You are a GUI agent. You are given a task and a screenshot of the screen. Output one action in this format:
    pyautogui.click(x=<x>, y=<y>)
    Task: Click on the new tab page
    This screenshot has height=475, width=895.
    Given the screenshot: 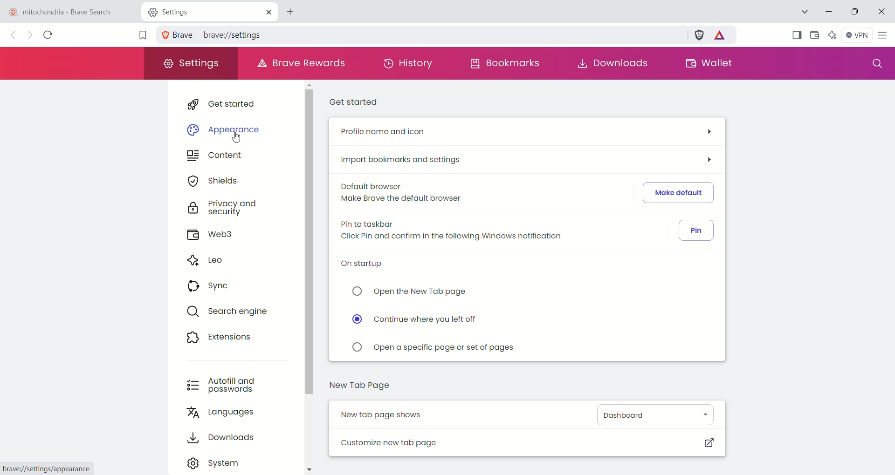 What is the action you would take?
    pyautogui.click(x=361, y=388)
    